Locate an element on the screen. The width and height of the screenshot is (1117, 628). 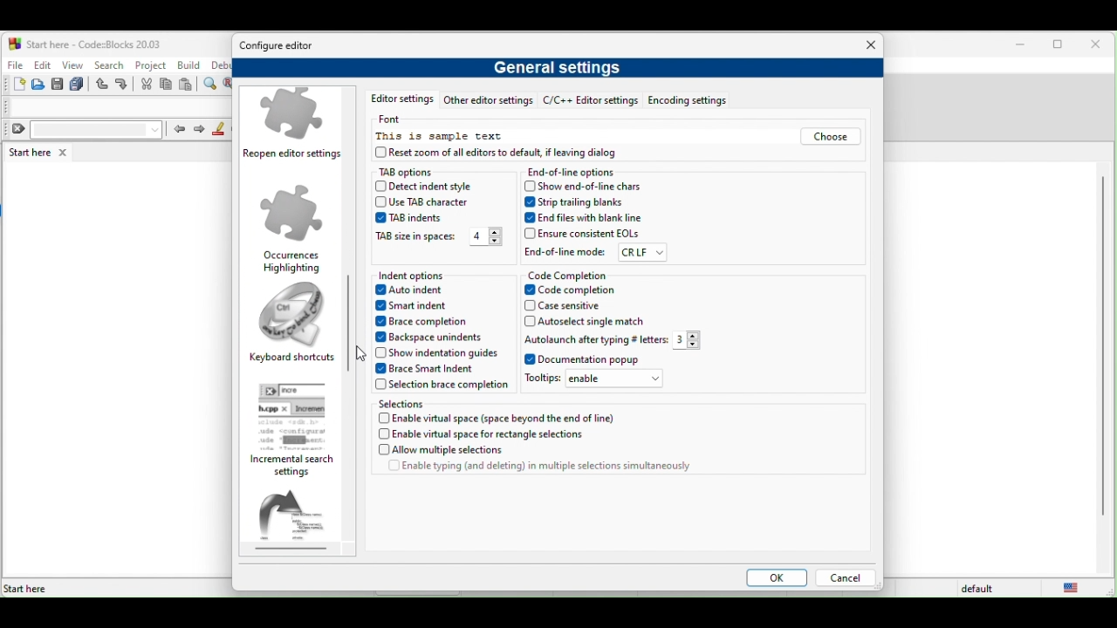
documentation popup is located at coordinates (586, 360).